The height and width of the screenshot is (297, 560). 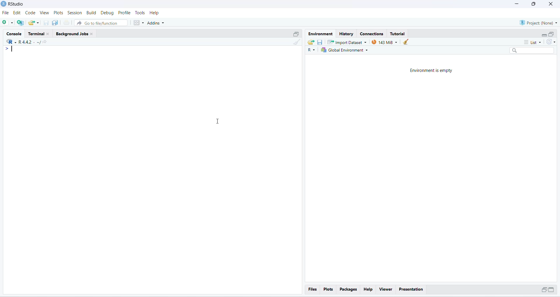 What do you see at coordinates (101, 23) in the screenshot?
I see `go to file/function` at bounding box center [101, 23].